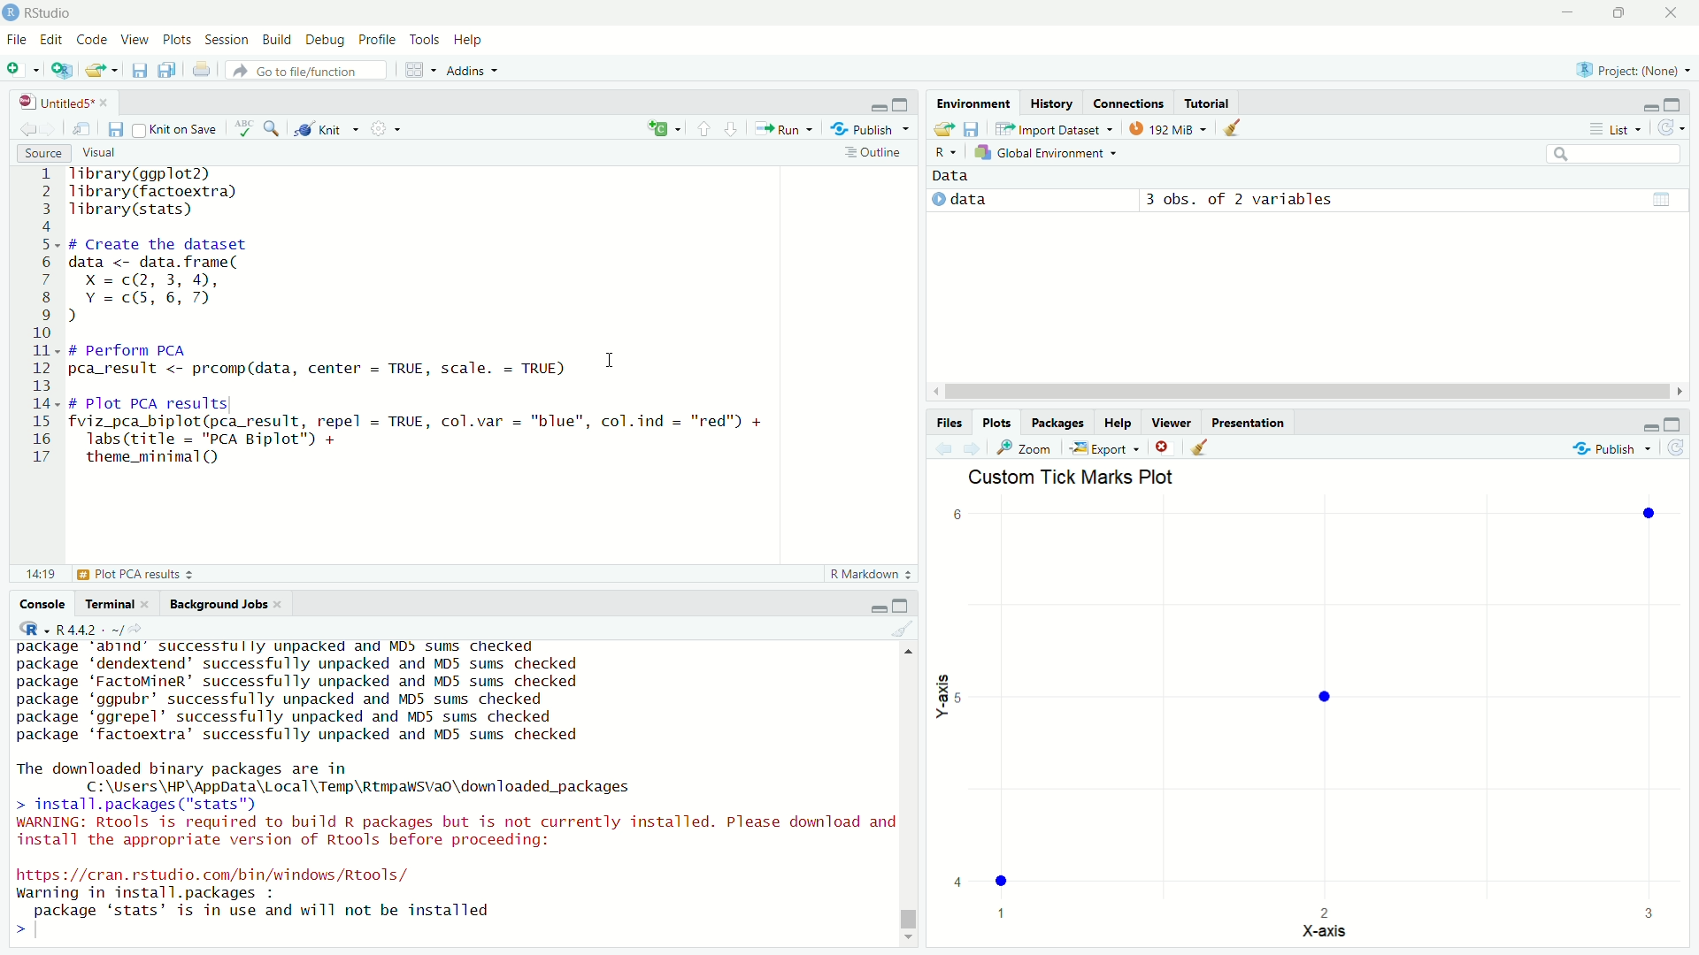 The width and height of the screenshot is (1699, 955). What do you see at coordinates (1163, 447) in the screenshot?
I see `remove the current plot` at bounding box center [1163, 447].